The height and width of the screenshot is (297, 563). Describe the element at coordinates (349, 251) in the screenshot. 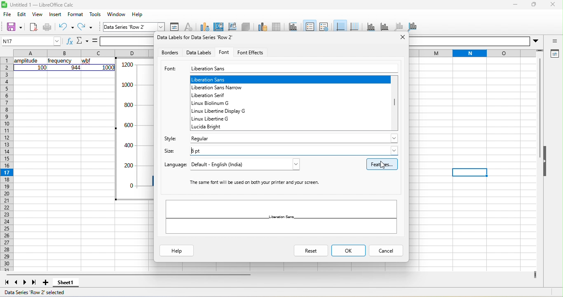

I see `ok` at that location.